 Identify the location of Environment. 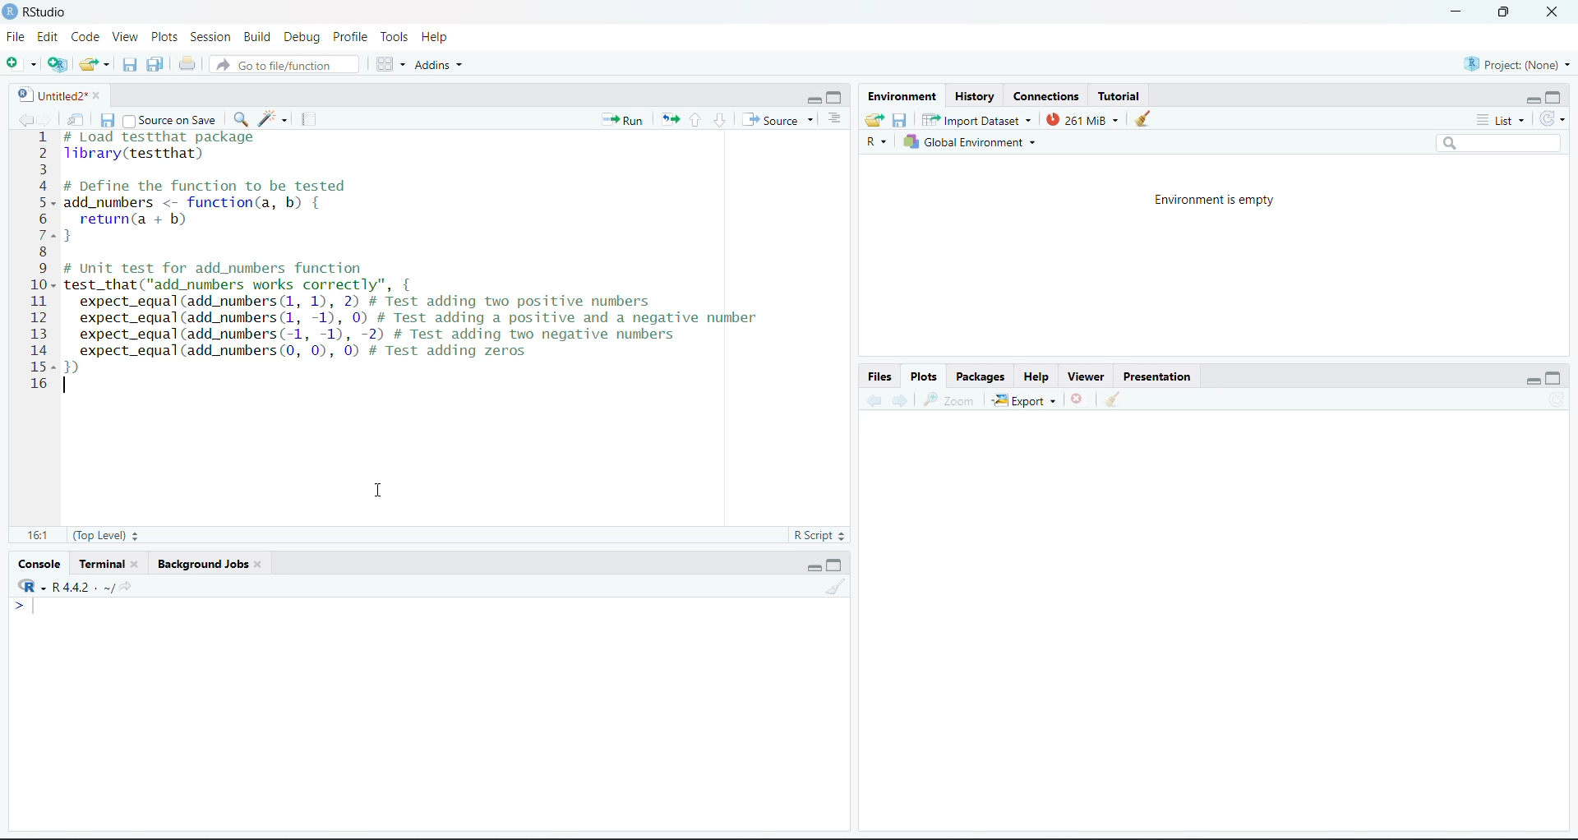
(902, 96).